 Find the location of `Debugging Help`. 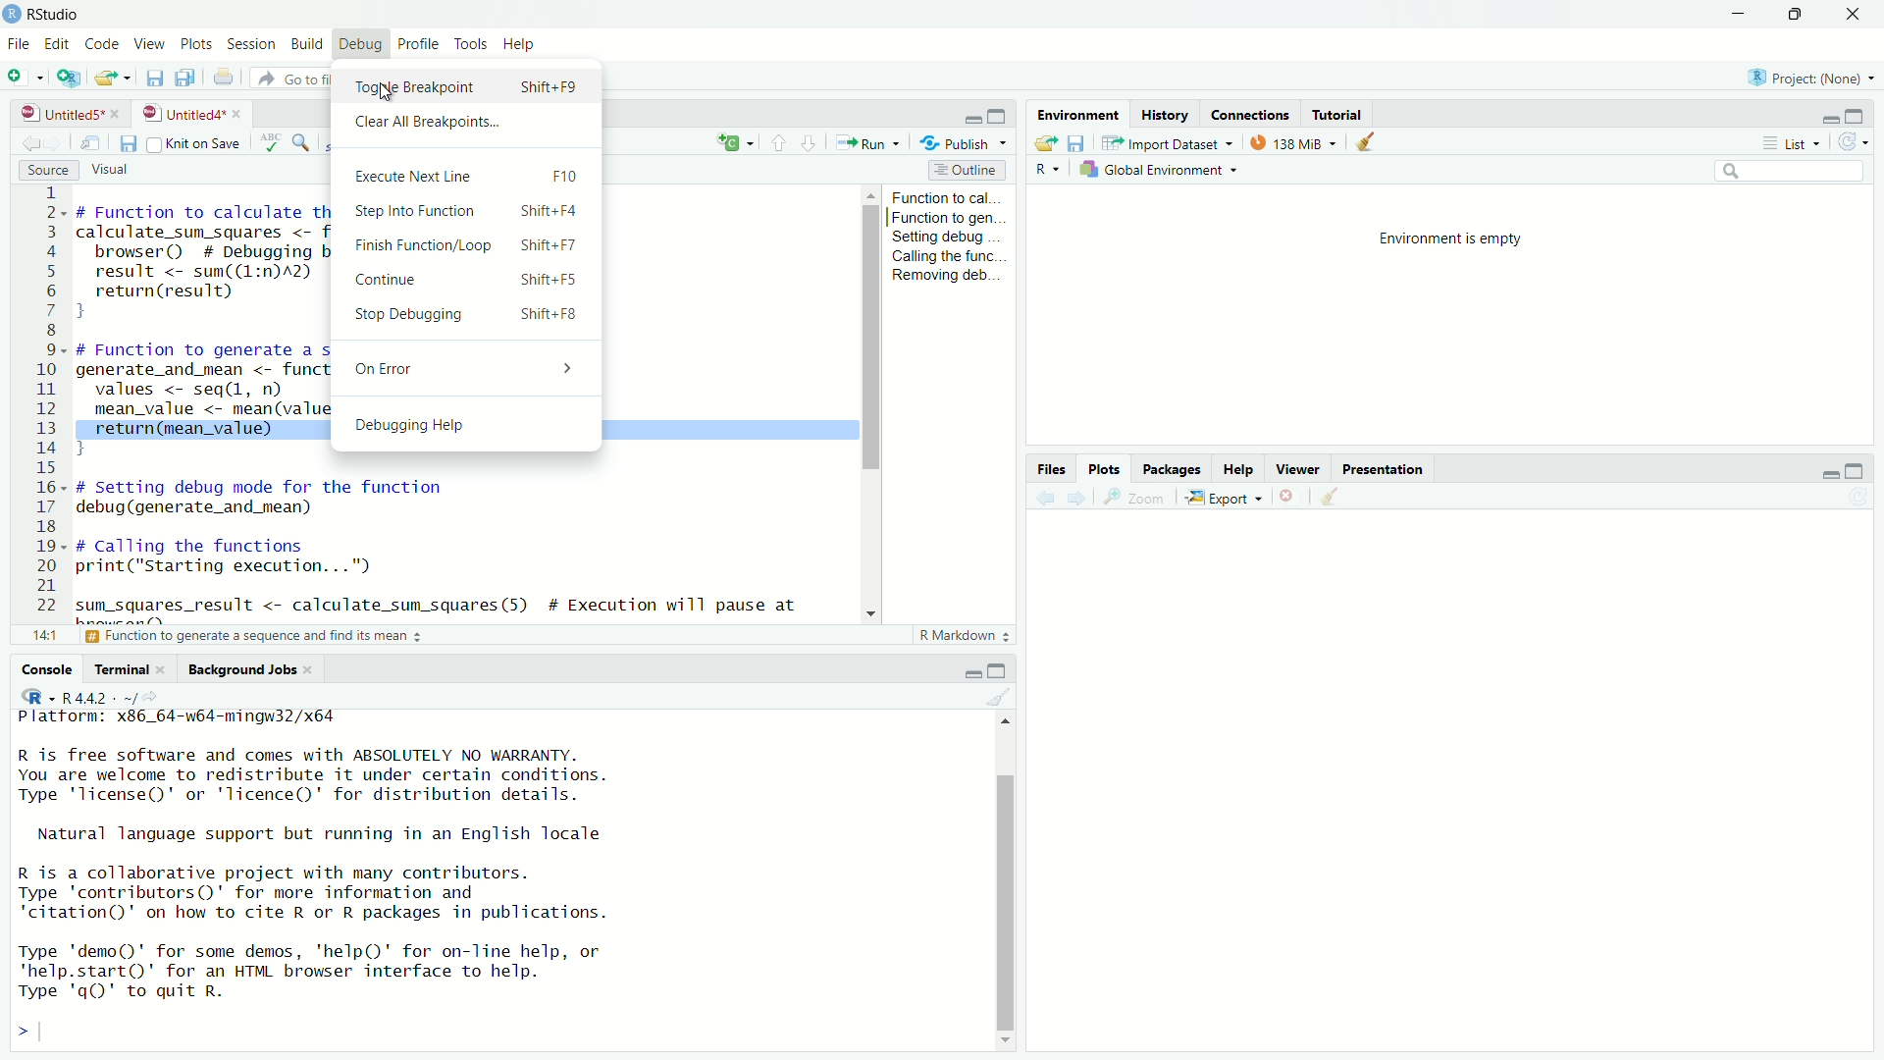

Debugging Help is located at coordinates (442, 427).